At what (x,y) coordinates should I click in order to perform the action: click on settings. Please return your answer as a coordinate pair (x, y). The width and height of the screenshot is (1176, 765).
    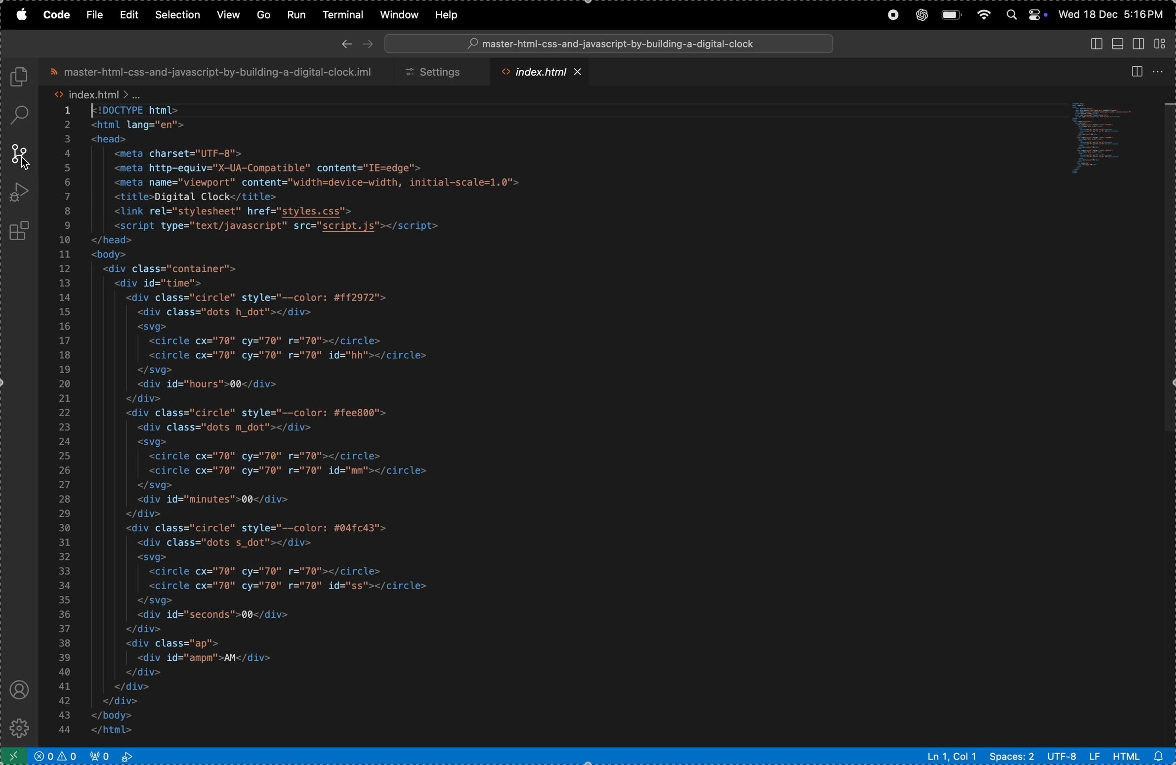
    Looking at the image, I should click on (22, 726).